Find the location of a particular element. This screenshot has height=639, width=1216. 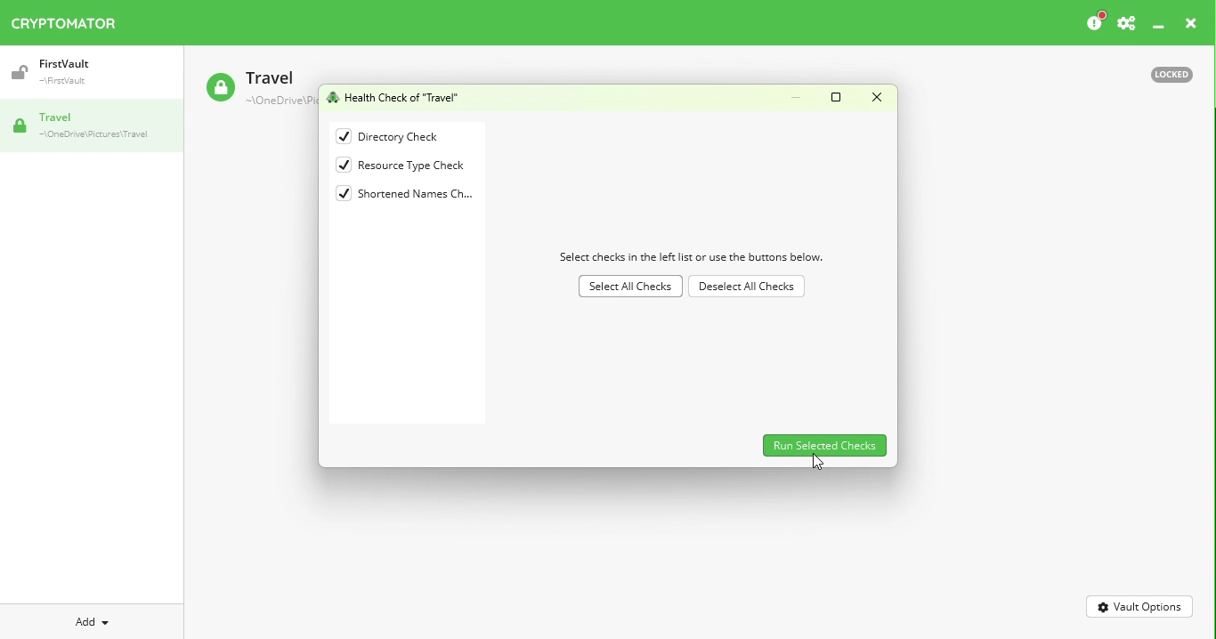

Settings is located at coordinates (1128, 23).